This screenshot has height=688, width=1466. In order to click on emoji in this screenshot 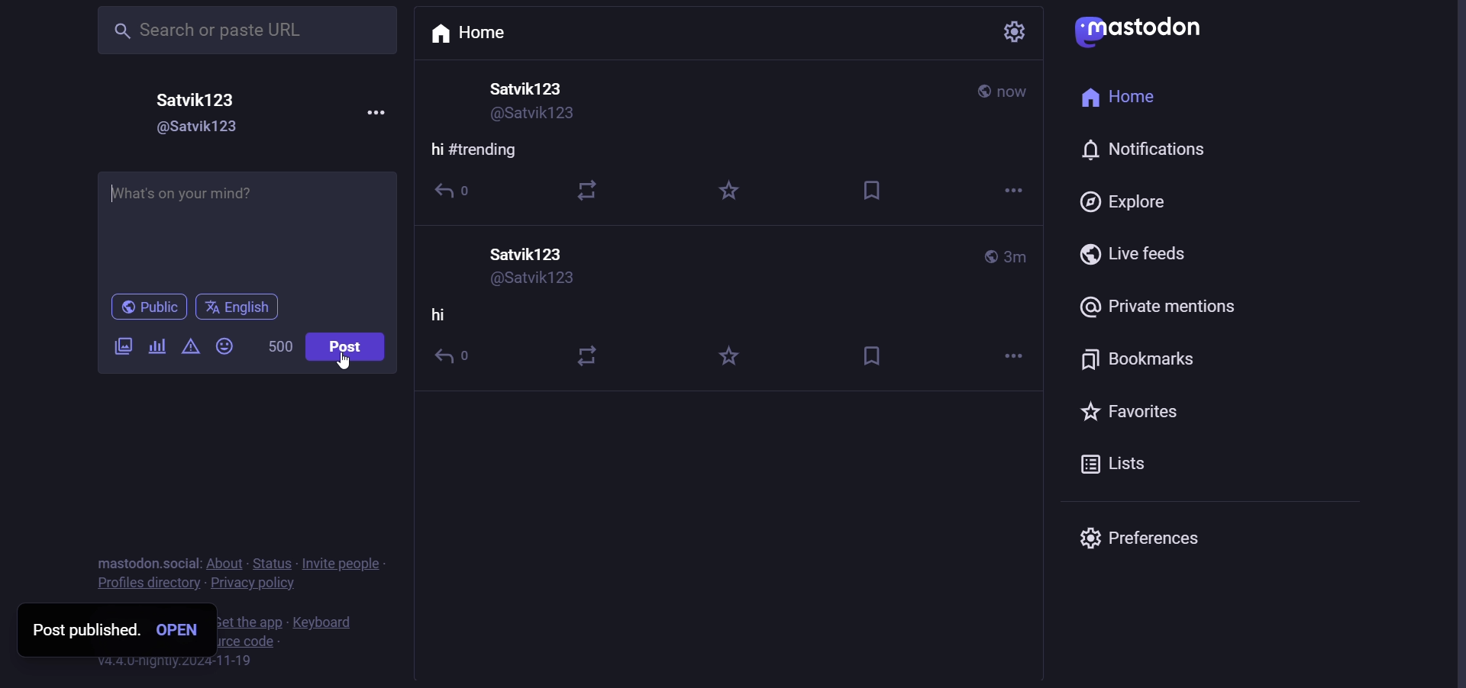, I will do `click(225, 345)`.